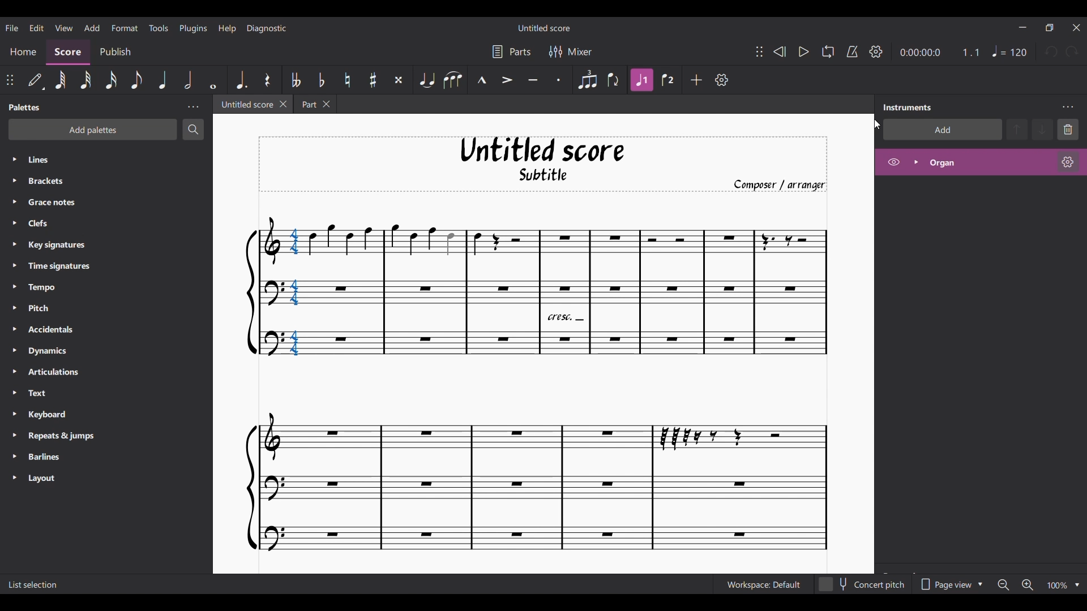  Describe the element at coordinates (780, 51) in the screenshot. I see `Rewind` at that location.